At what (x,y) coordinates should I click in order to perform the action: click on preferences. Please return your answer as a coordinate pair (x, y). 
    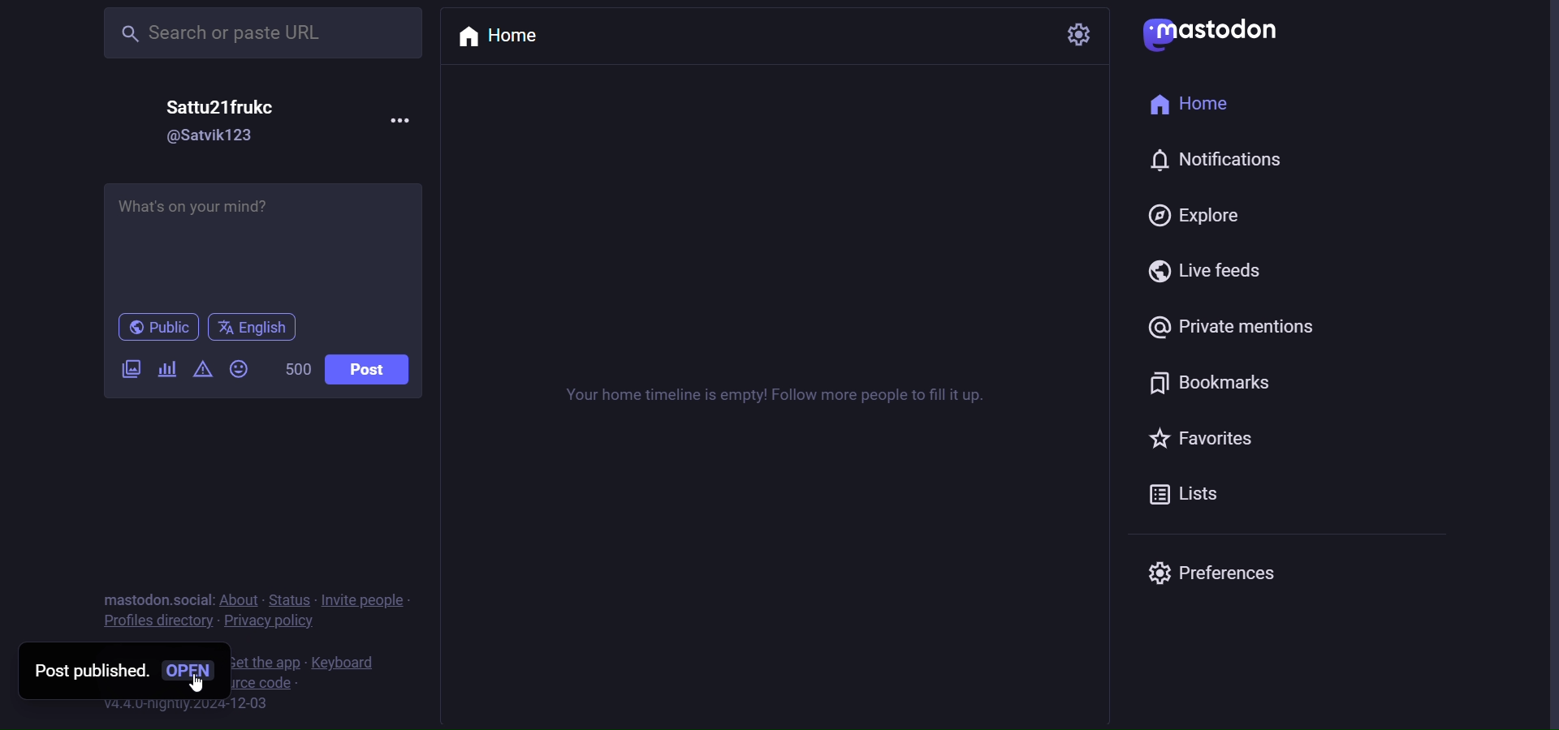
    Looking at the image, I should click on (1219, 575).